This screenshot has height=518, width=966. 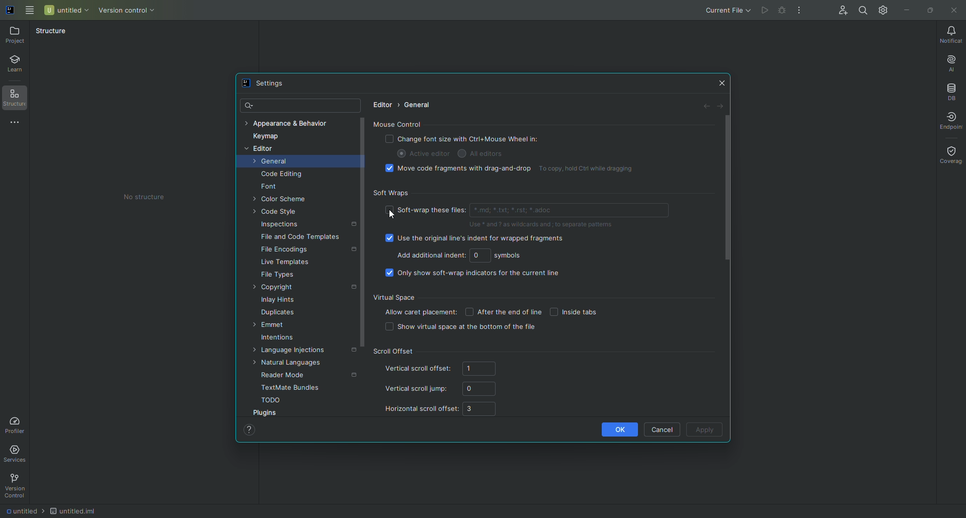 What do you see at coordinates (247, 104) in the screenshot?
I see `Search` at bounding box center [247, 104].